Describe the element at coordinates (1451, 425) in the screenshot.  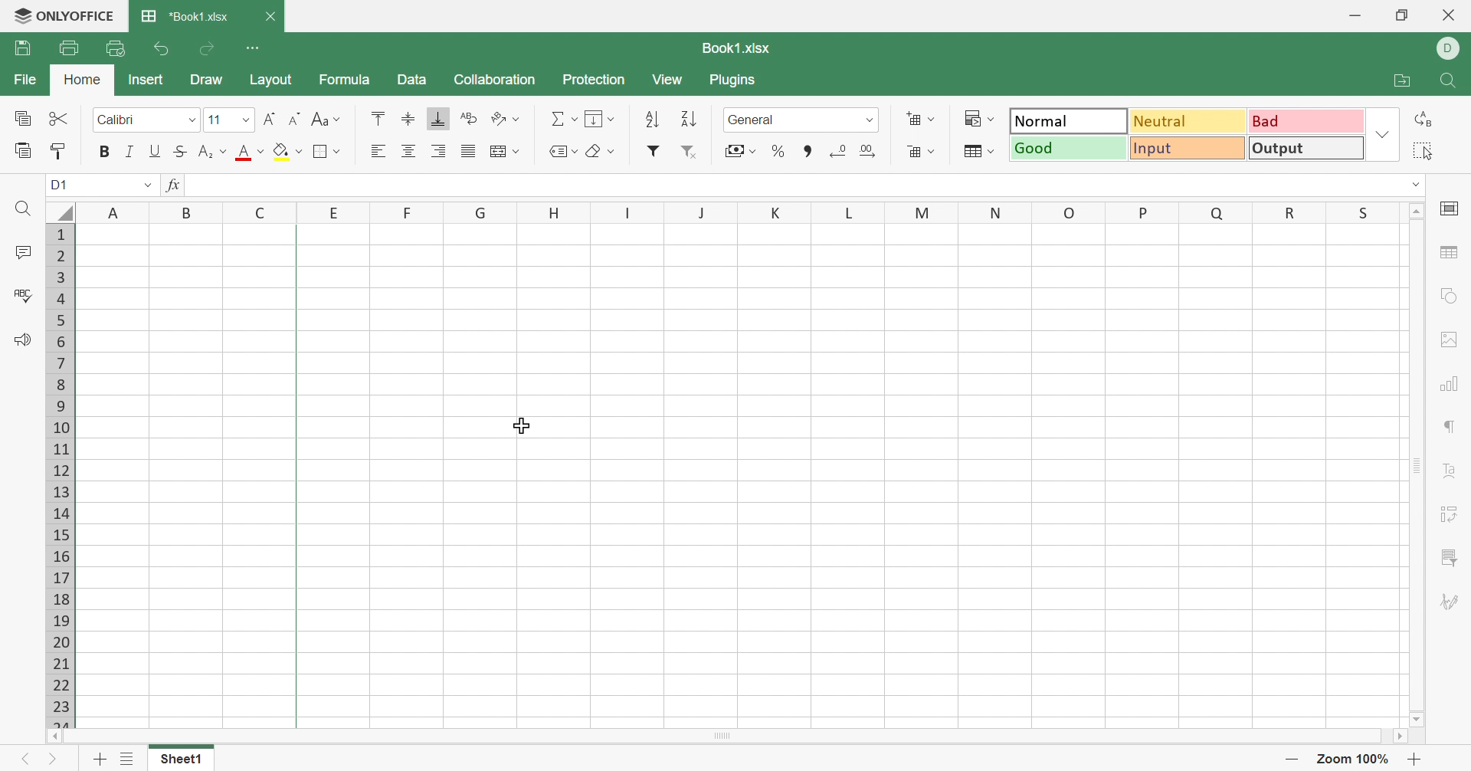
I see `Paragraph settings` at that location.